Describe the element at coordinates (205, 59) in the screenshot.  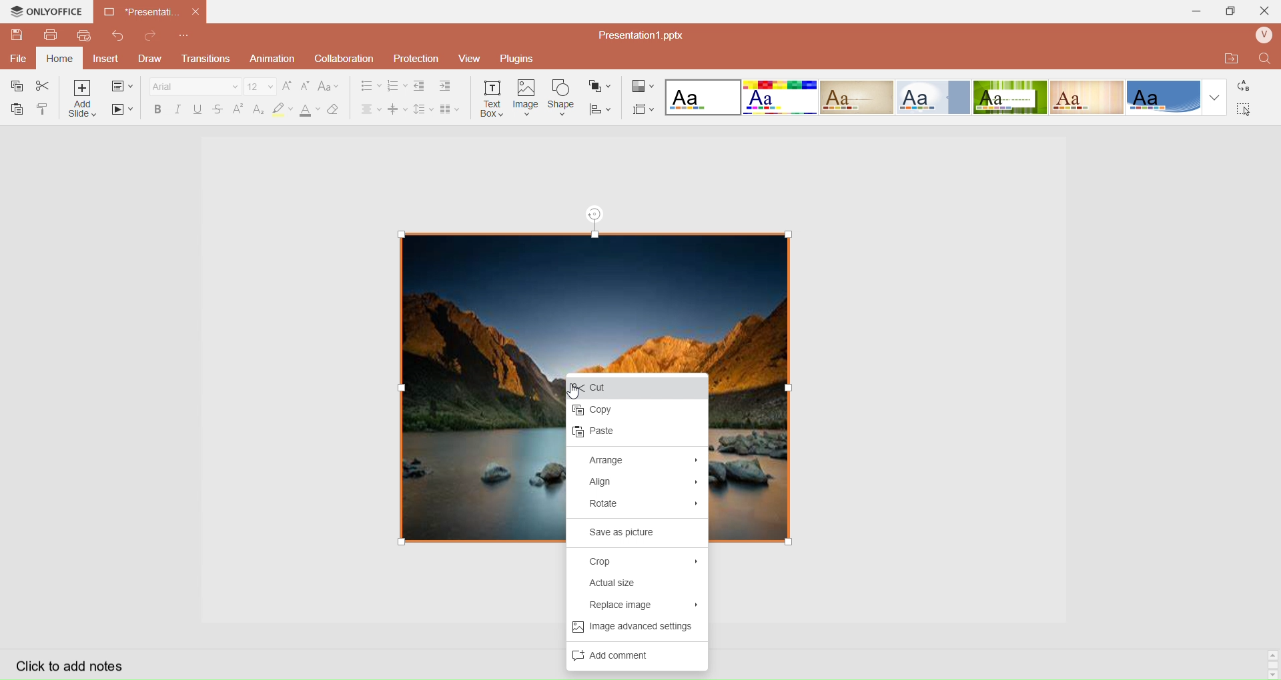
I see `Transitions` at that location.